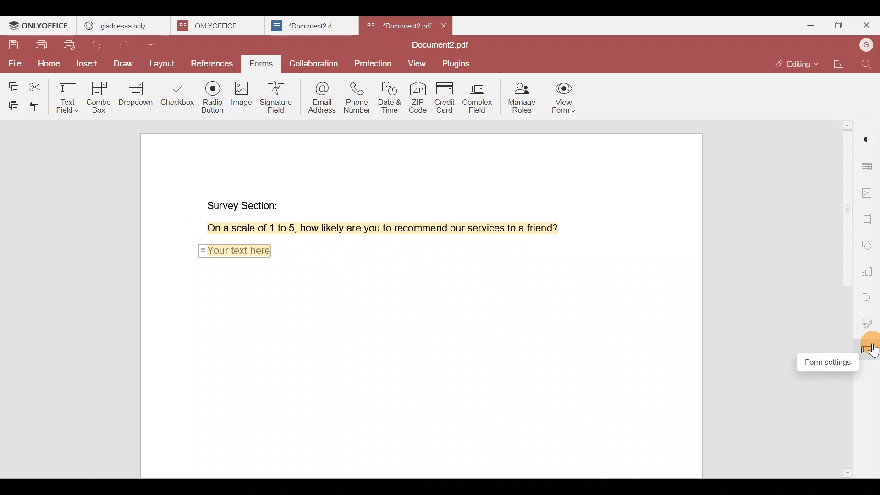  I want to click on Date & time, so click(388, 95).